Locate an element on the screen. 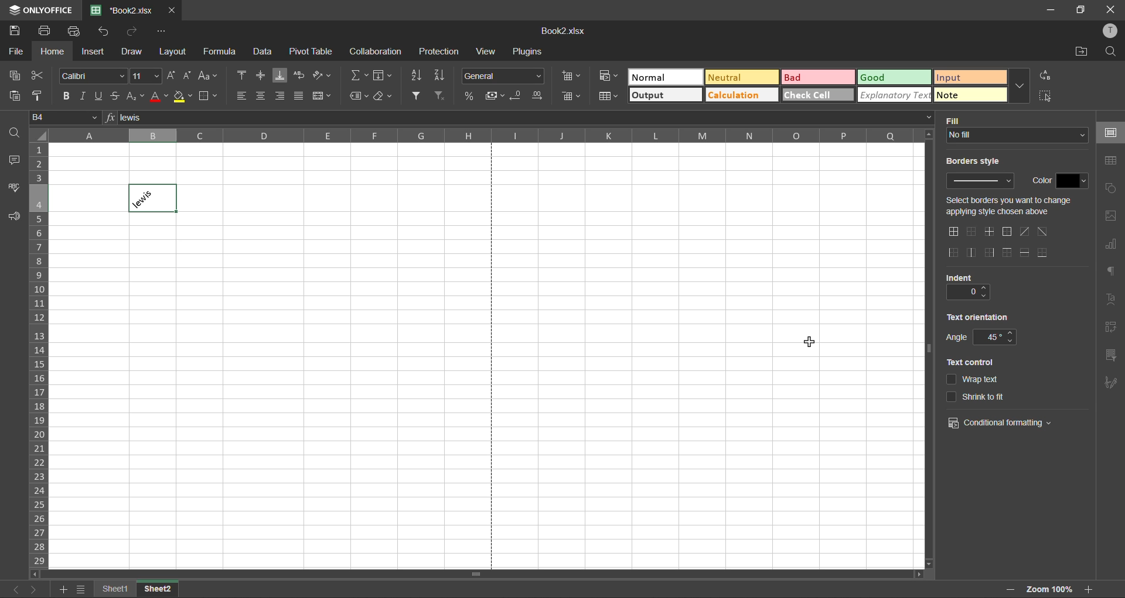  sort ascending is located at coordinates (418, 74).